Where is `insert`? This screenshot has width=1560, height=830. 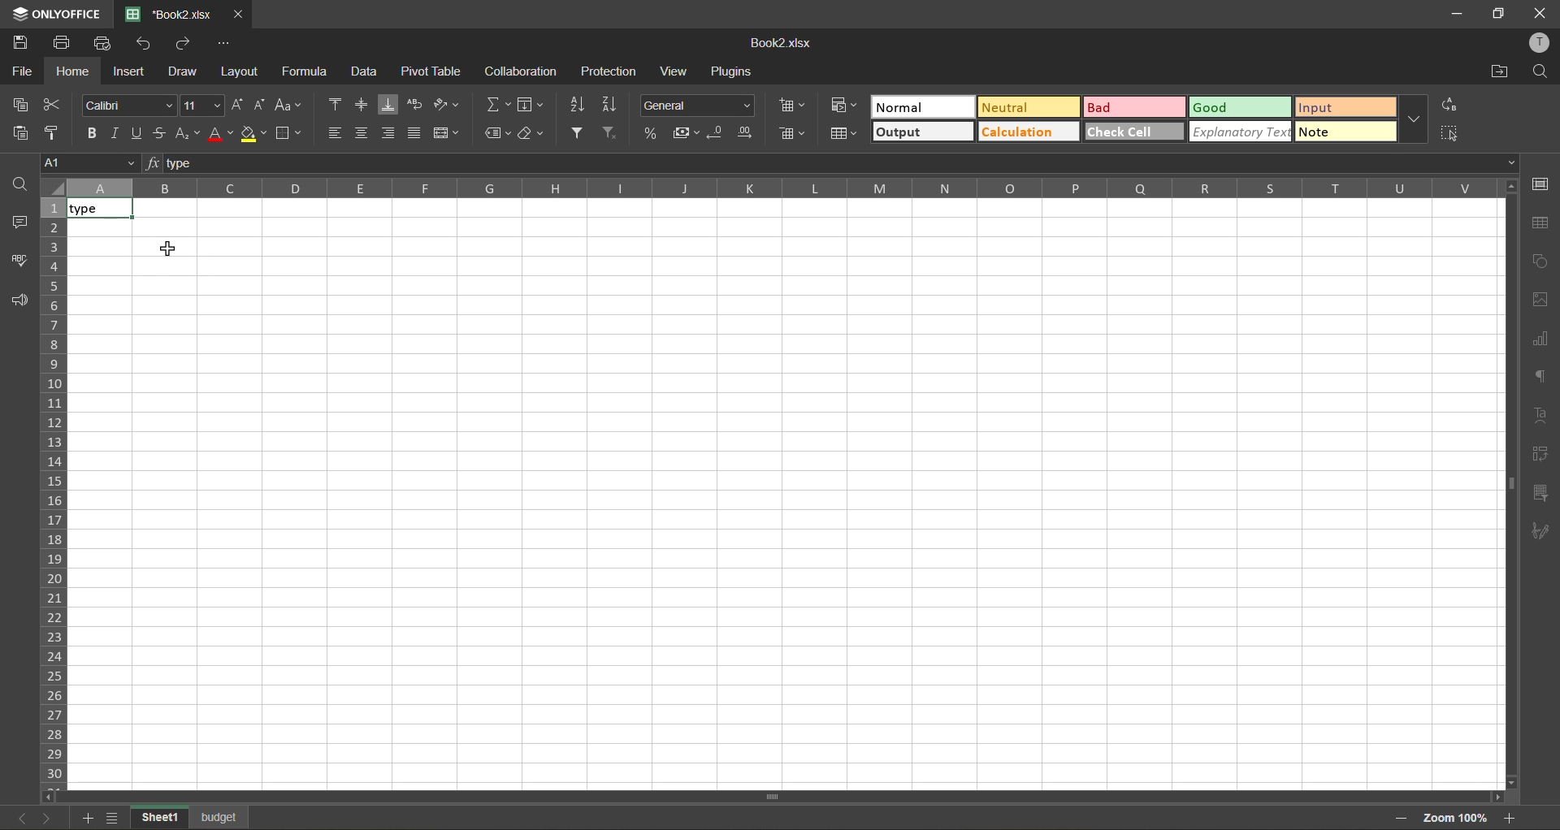
insert is located at coordinates (131, 74).